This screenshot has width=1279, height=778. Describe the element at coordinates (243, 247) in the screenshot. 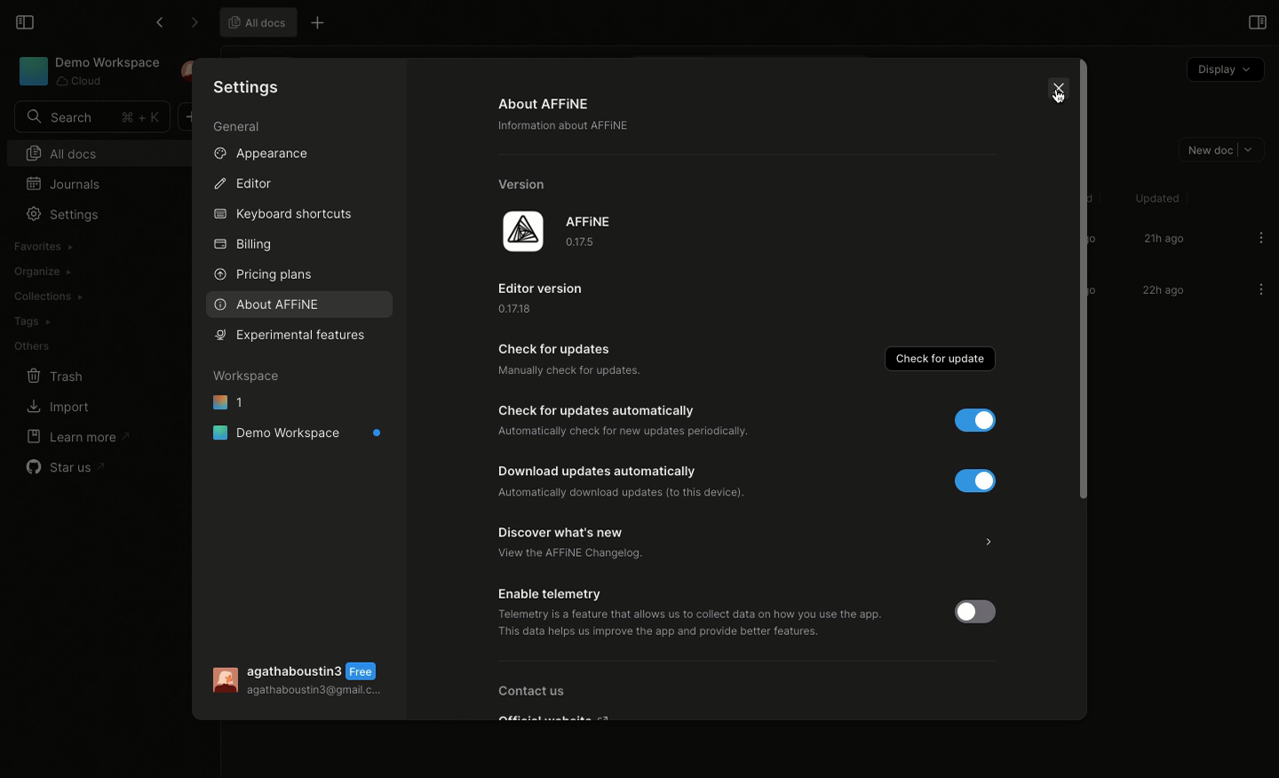

I see `Billing` at that location.